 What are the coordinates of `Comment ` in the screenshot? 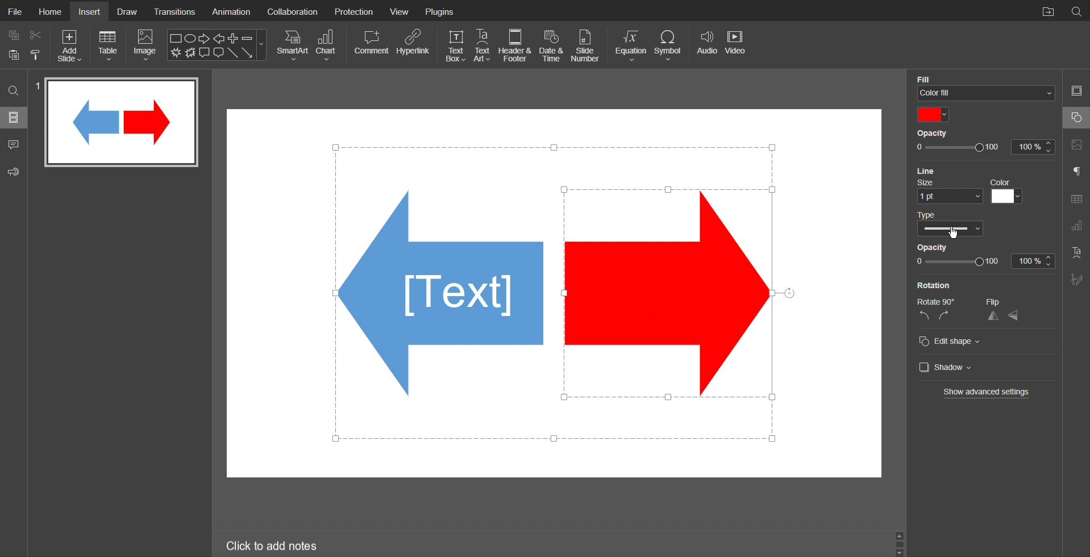 It's located at (371, 45).